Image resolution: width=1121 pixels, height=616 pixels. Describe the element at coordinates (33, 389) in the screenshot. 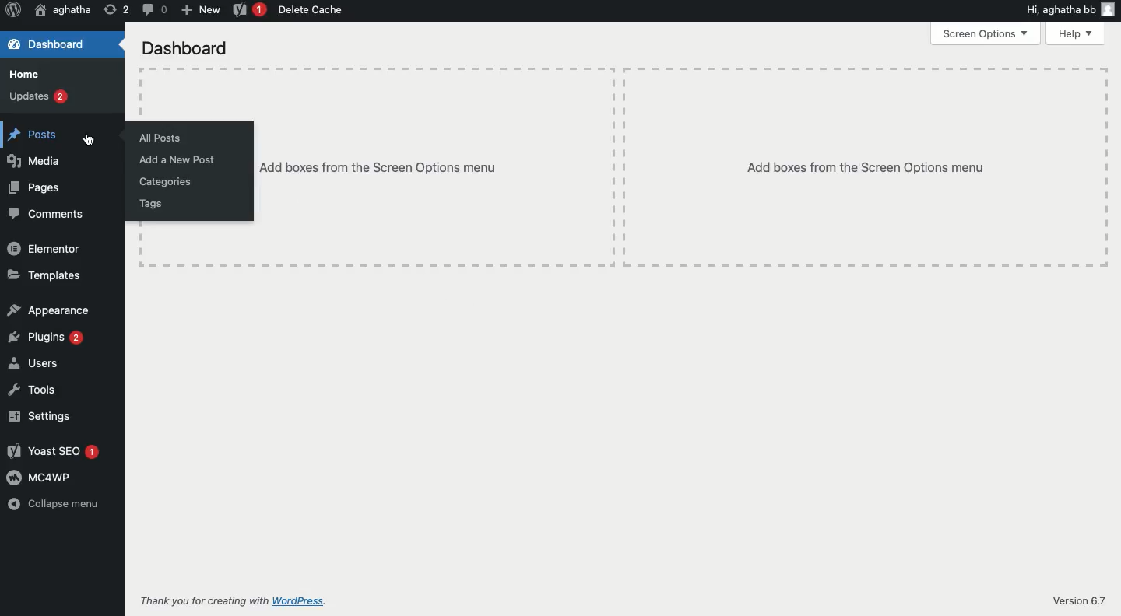

I see `Tools` at that location.